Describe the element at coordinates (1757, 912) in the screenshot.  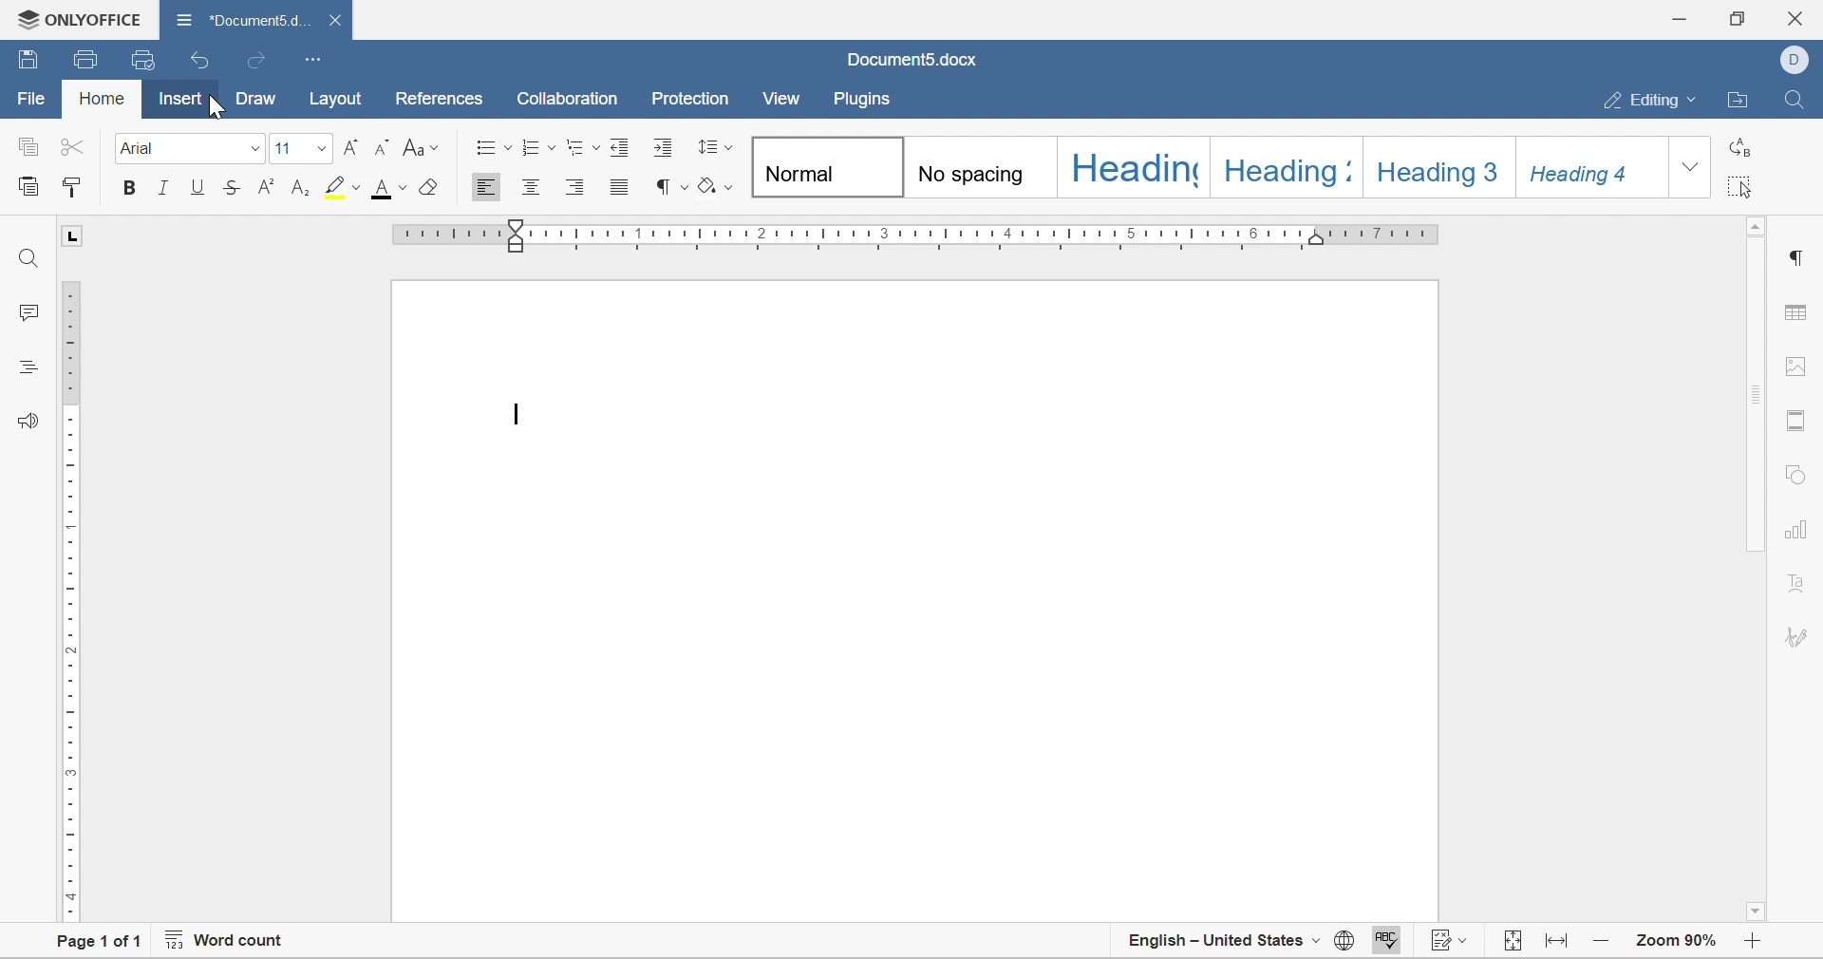
I see `scroll down` at that location.